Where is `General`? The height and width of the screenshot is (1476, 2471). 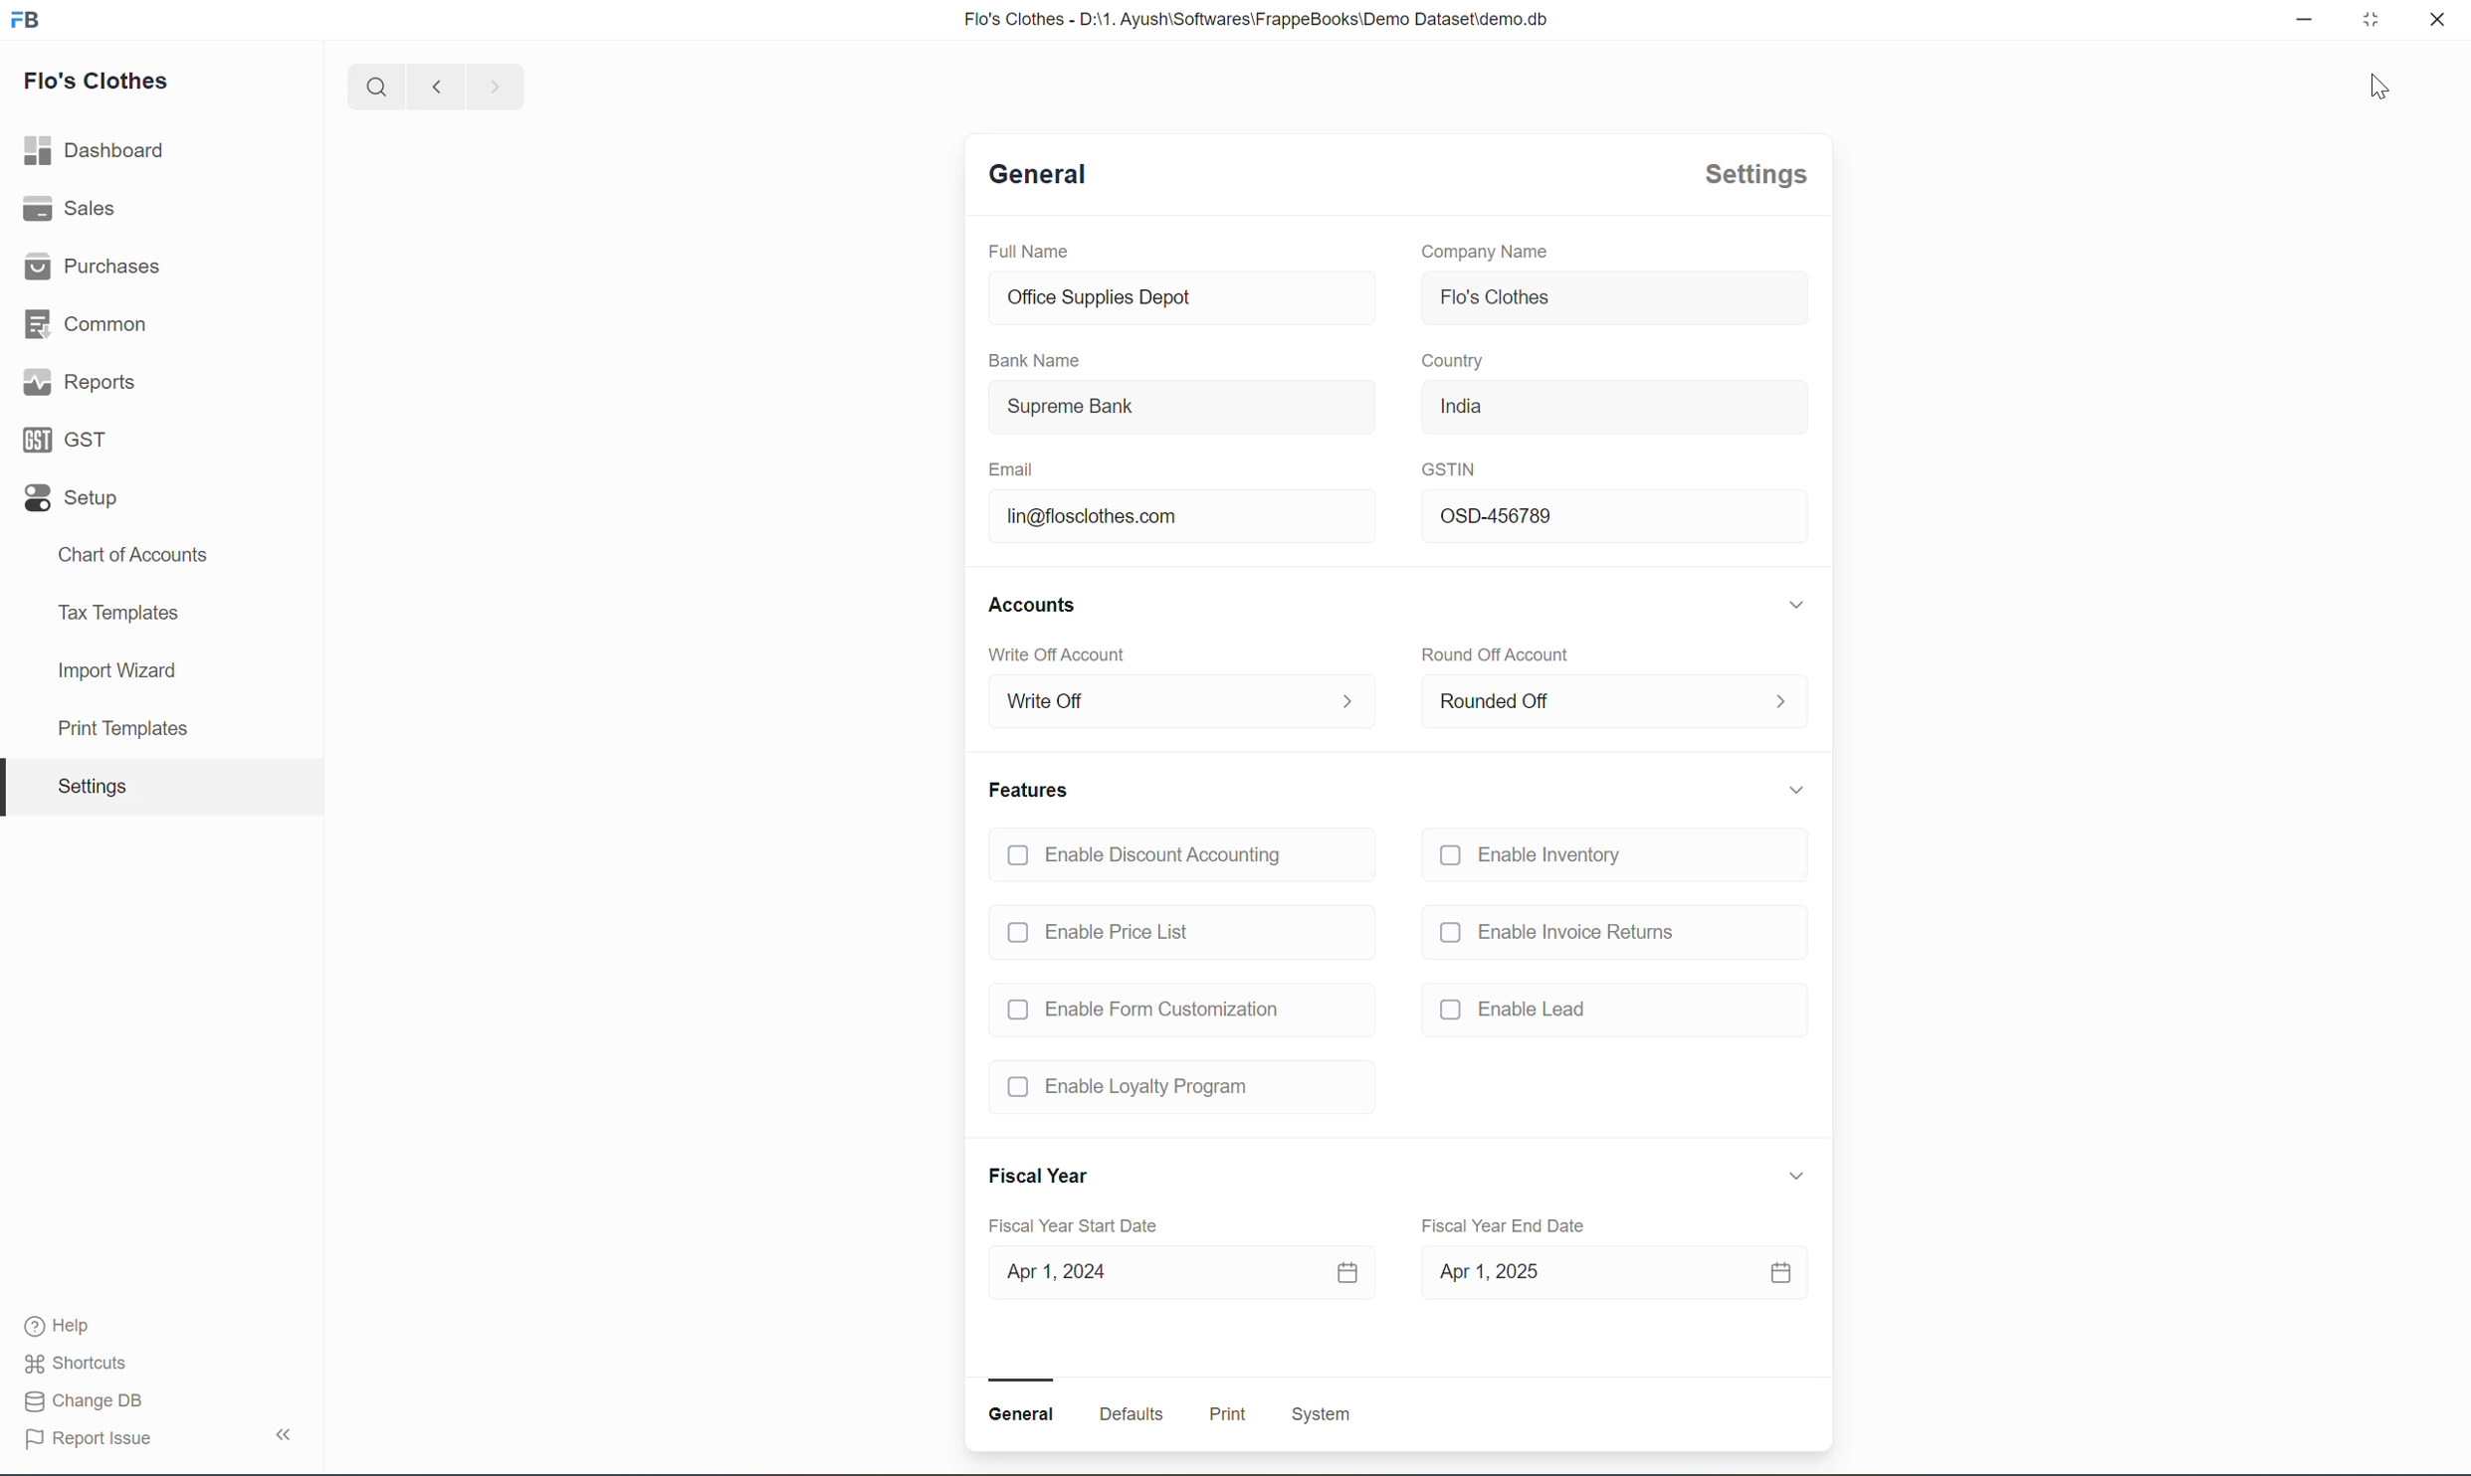
General is located at coordinates (1021, 1414).